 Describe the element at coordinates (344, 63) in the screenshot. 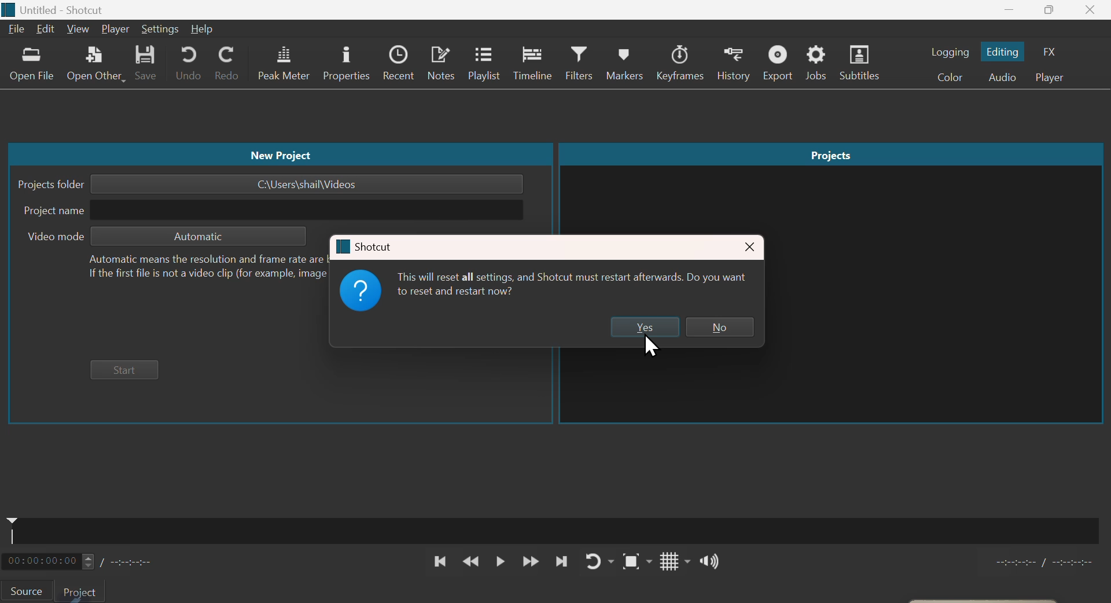

I see `Properties` at that location.